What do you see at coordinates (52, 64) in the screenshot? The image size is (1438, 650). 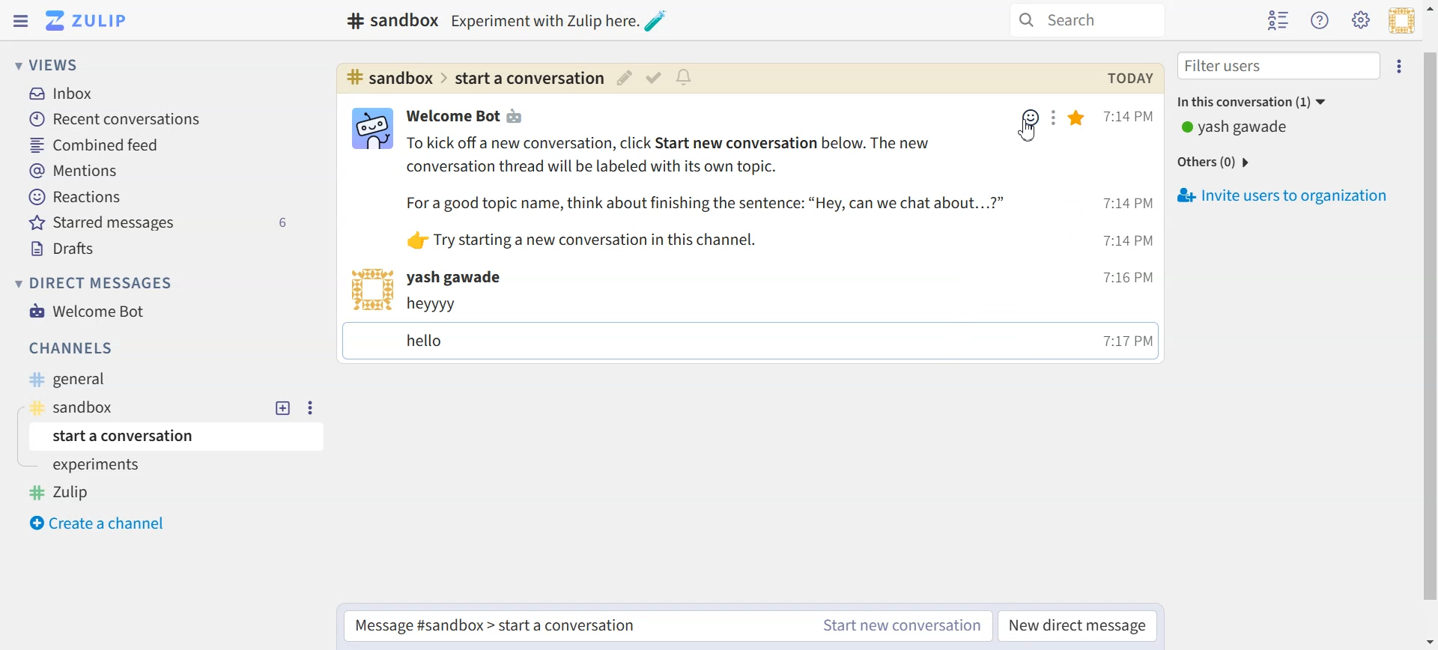 I see `Views` at bounding box center [52, 64].